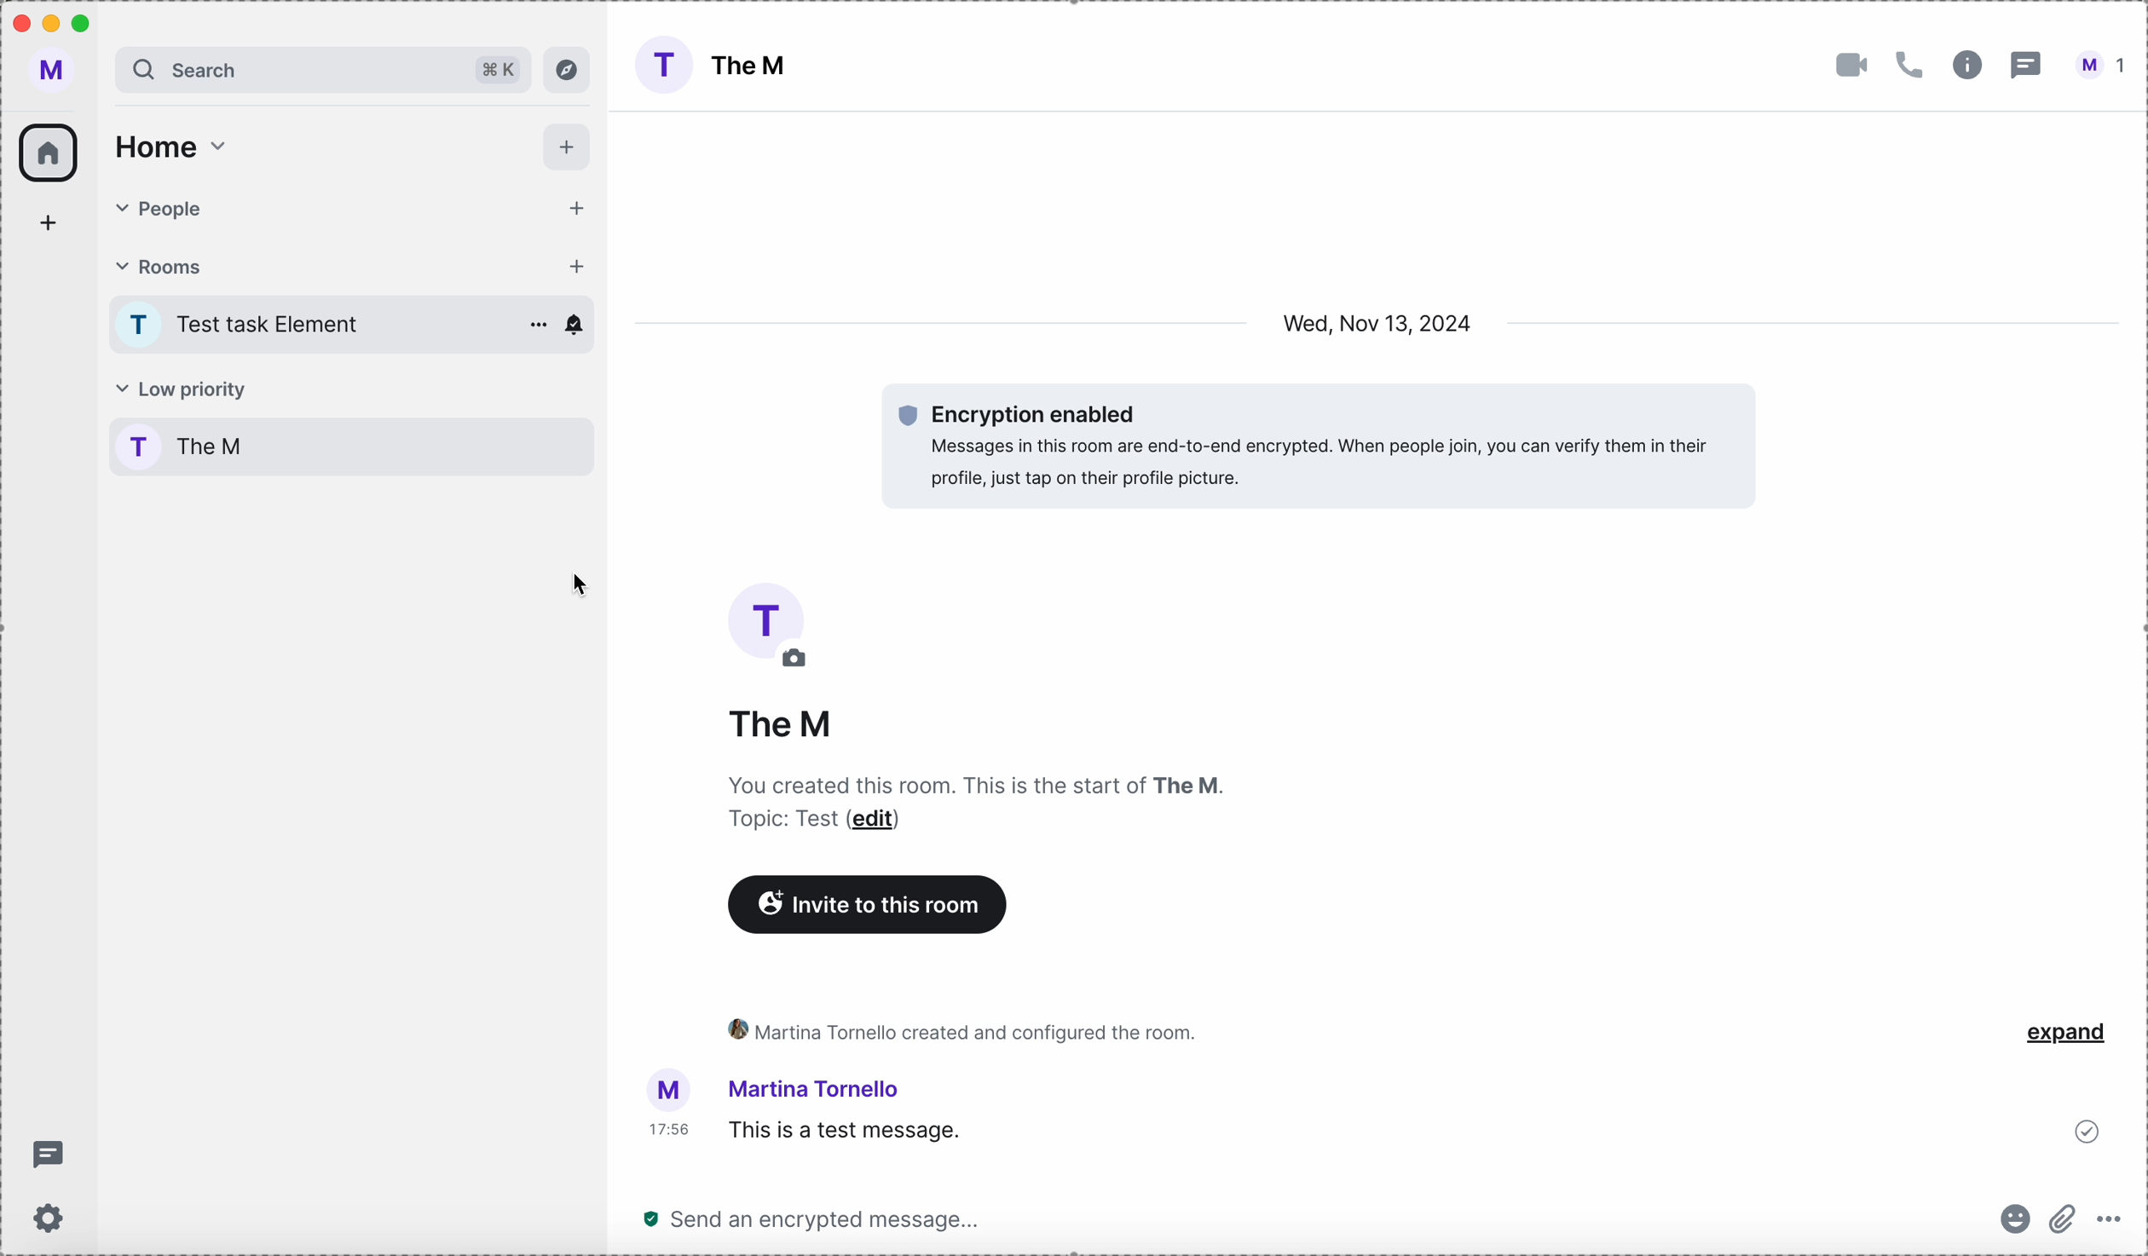 The image size is (2148, 1256). Describe the element at coordinates (47, 1155) in the screenshot. I see `threads` at that location.